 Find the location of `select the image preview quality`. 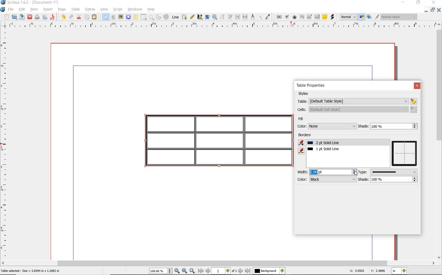

select the image preview quality is located at coordinates (347, 17).